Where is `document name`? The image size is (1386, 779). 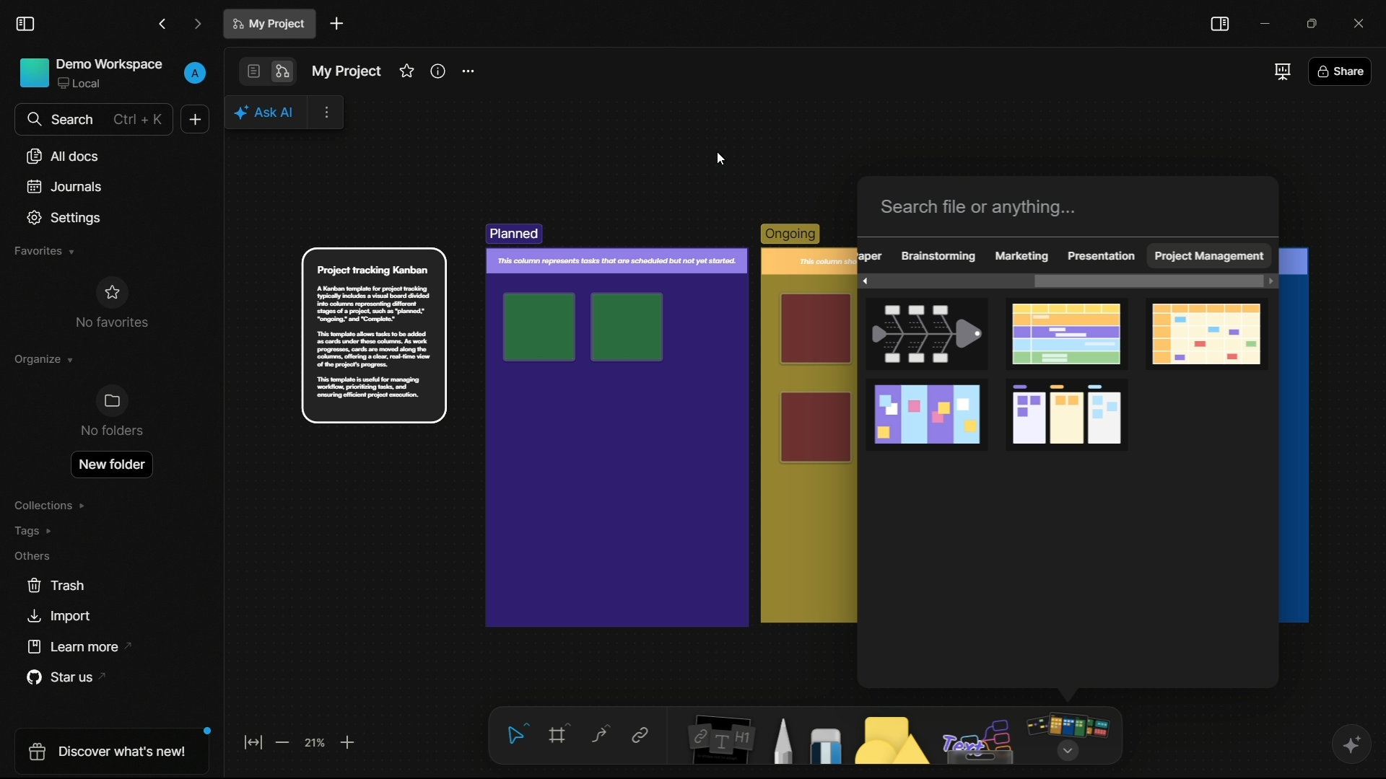 document name is located at coordinates (271, 24).